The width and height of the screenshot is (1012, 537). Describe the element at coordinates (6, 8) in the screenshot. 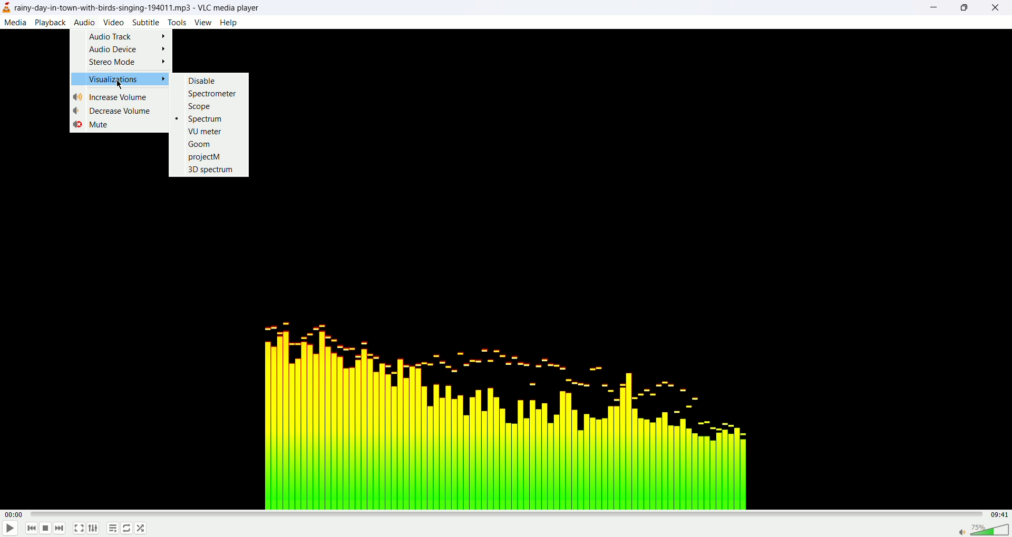

I see `logo` at that location.